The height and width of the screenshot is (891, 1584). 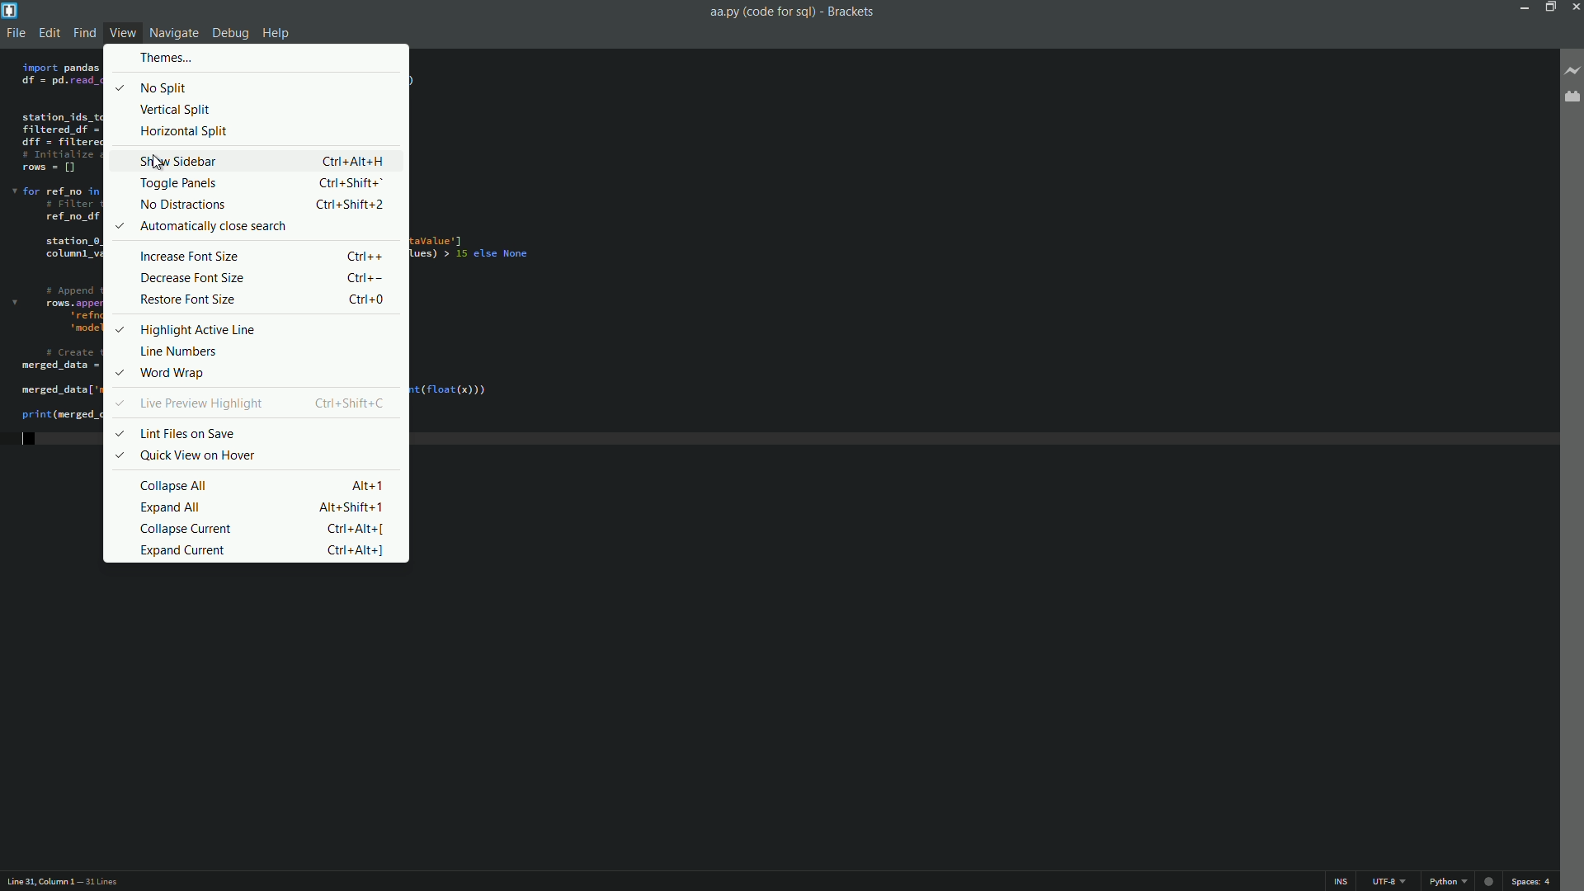 I want to click on collapse current, so click(x=265, y=527).